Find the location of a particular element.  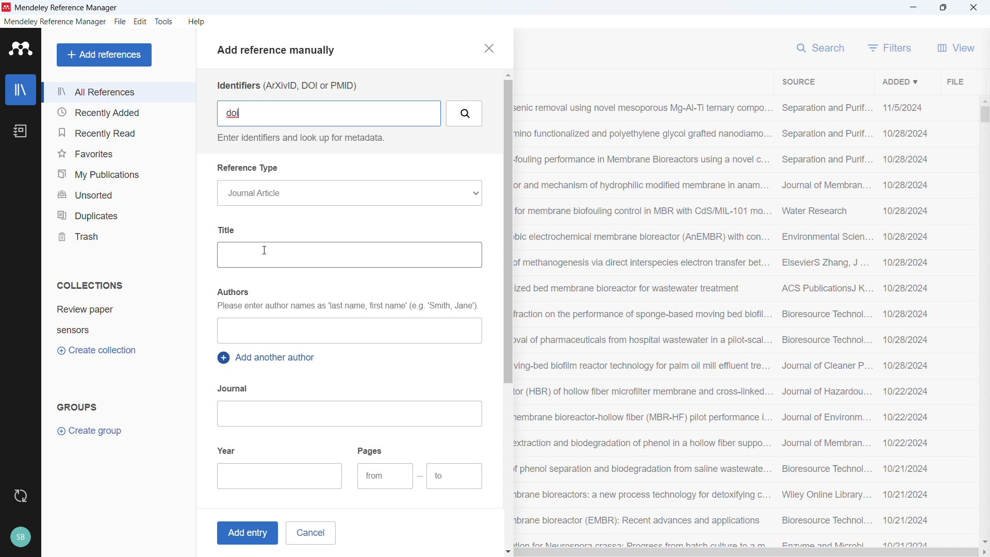

Reference type is located at coordinates (249, 168).